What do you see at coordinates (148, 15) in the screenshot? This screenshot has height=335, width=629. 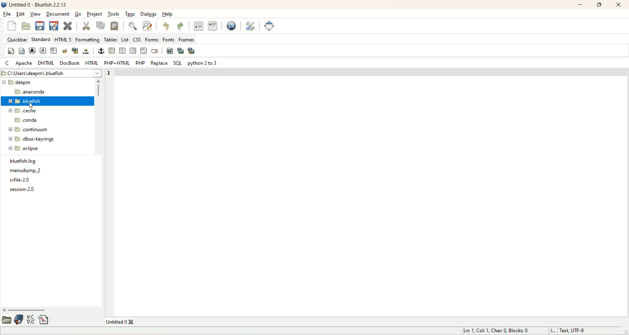 I see `dialogs` at bounding box center [148, 15].